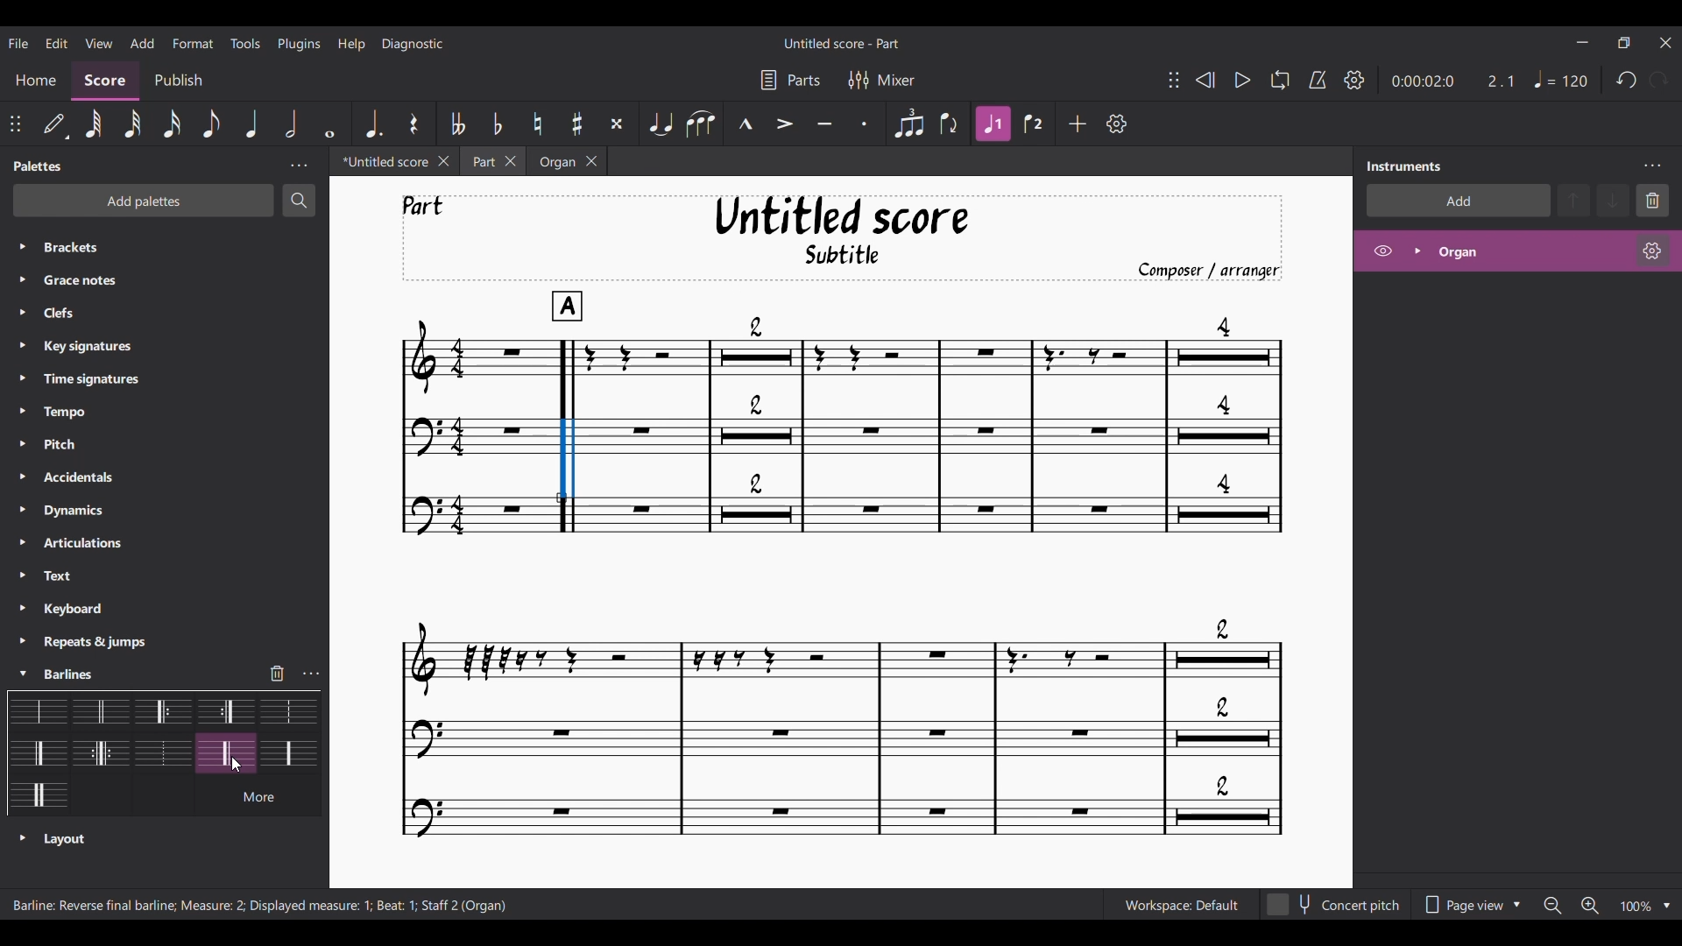  Describe the element at coordinates (881, 81) in the screenshot. I see `Mixer settings` at that location.